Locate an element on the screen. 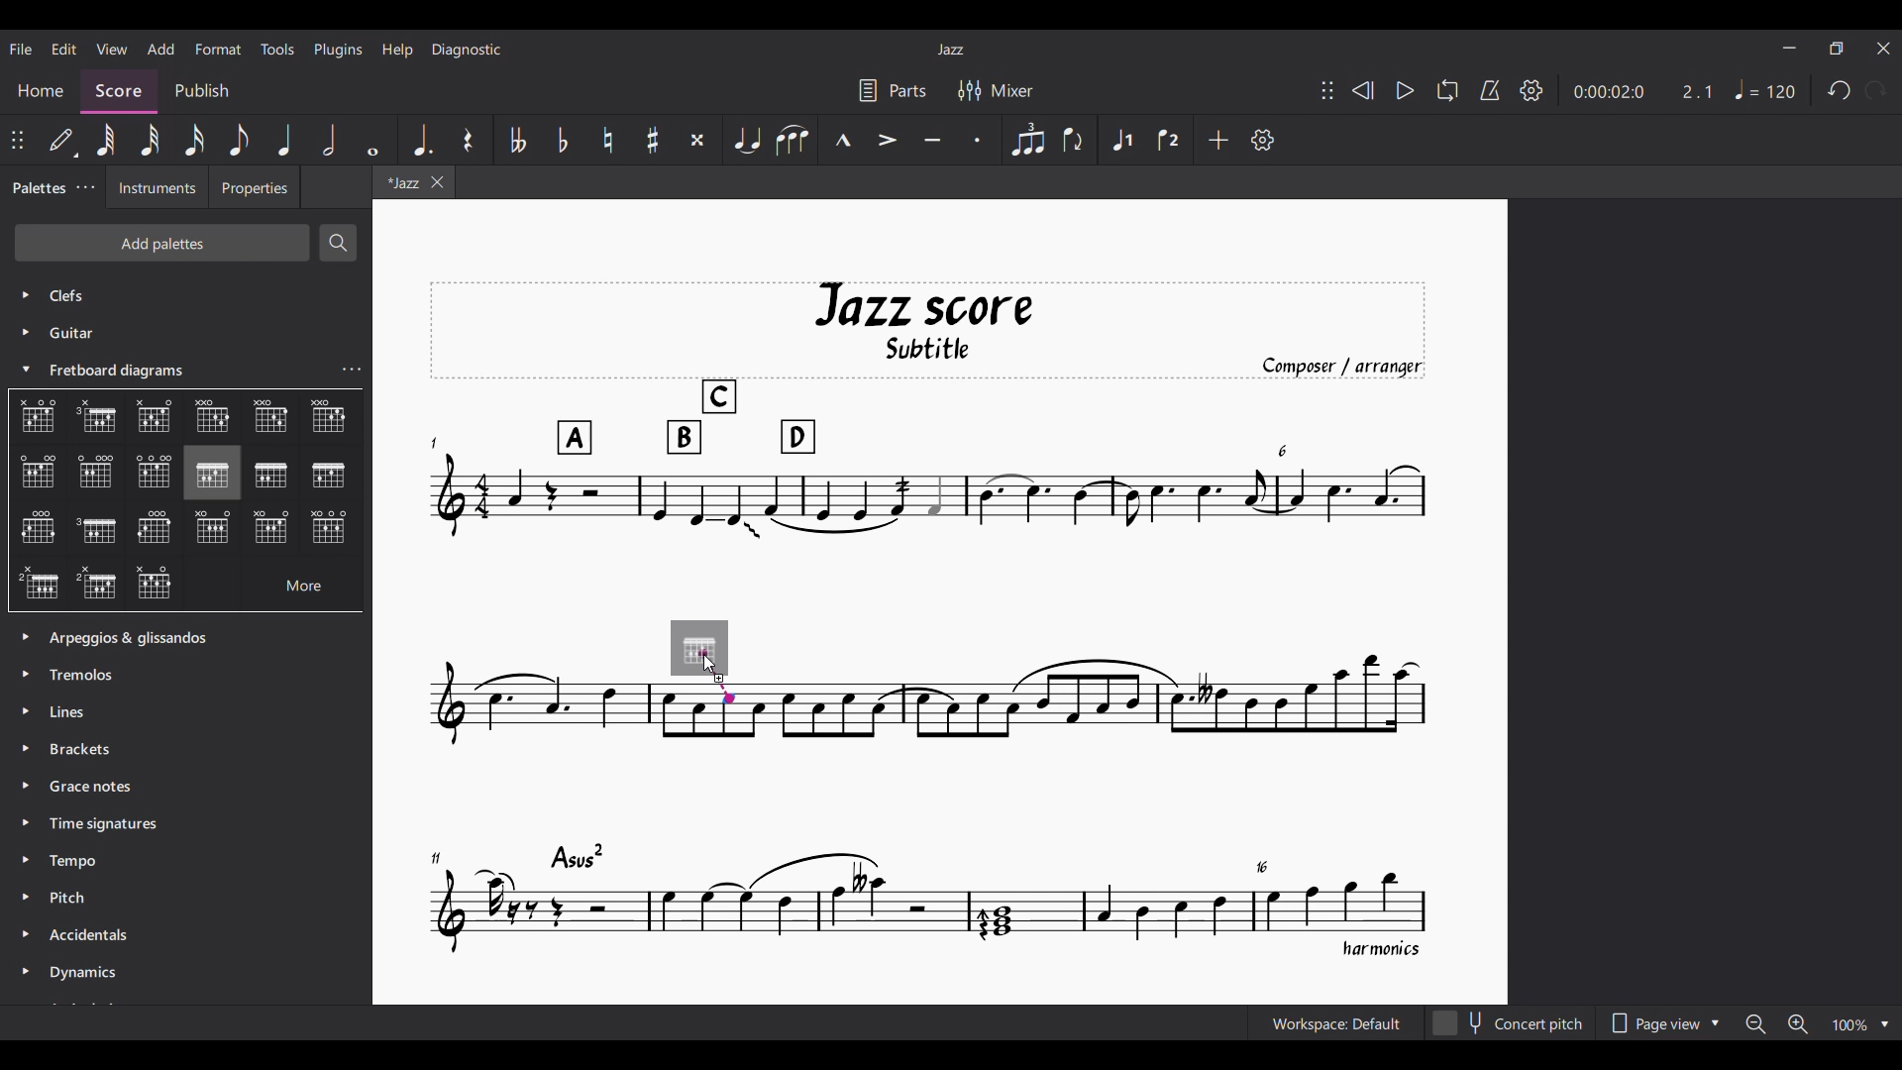 This screenshot has height=1070, width=1902. Brackets is located at coordinates (88, 753).